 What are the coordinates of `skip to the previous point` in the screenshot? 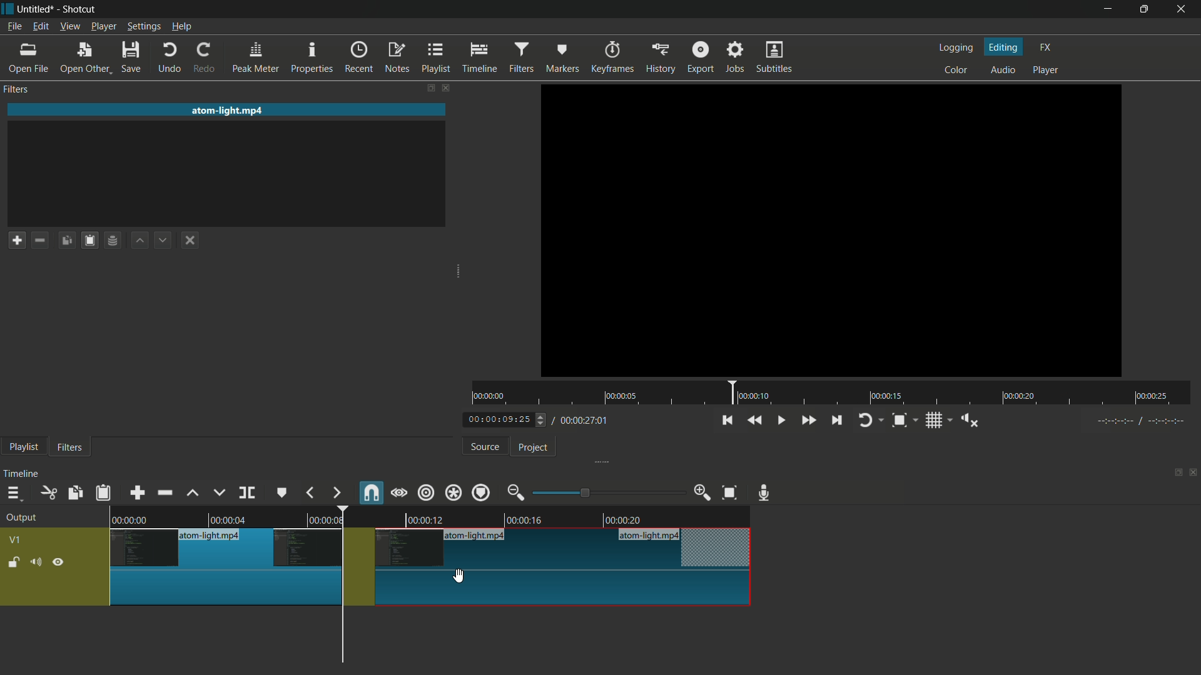 It's located at (727, 421).